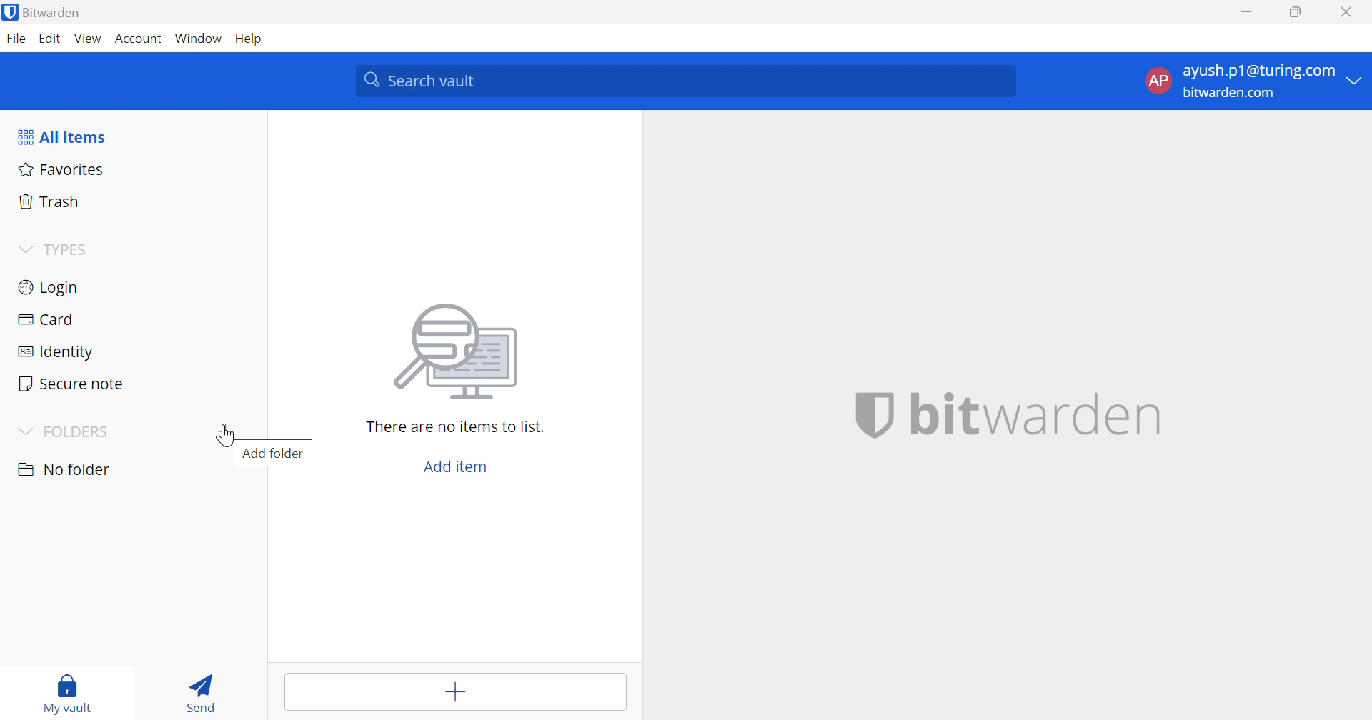 This screenshot has width=1372, height=720. Describe the element at coordinates (45, 320) in the screenshot. I see `Card` at that location.